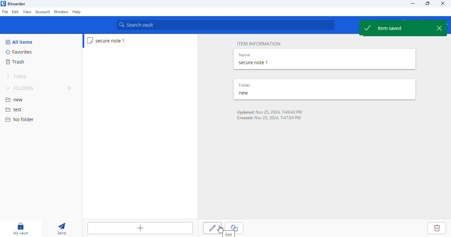 This screenshot has width=451, height=237. I want to click on item saved, so click(403, 28).